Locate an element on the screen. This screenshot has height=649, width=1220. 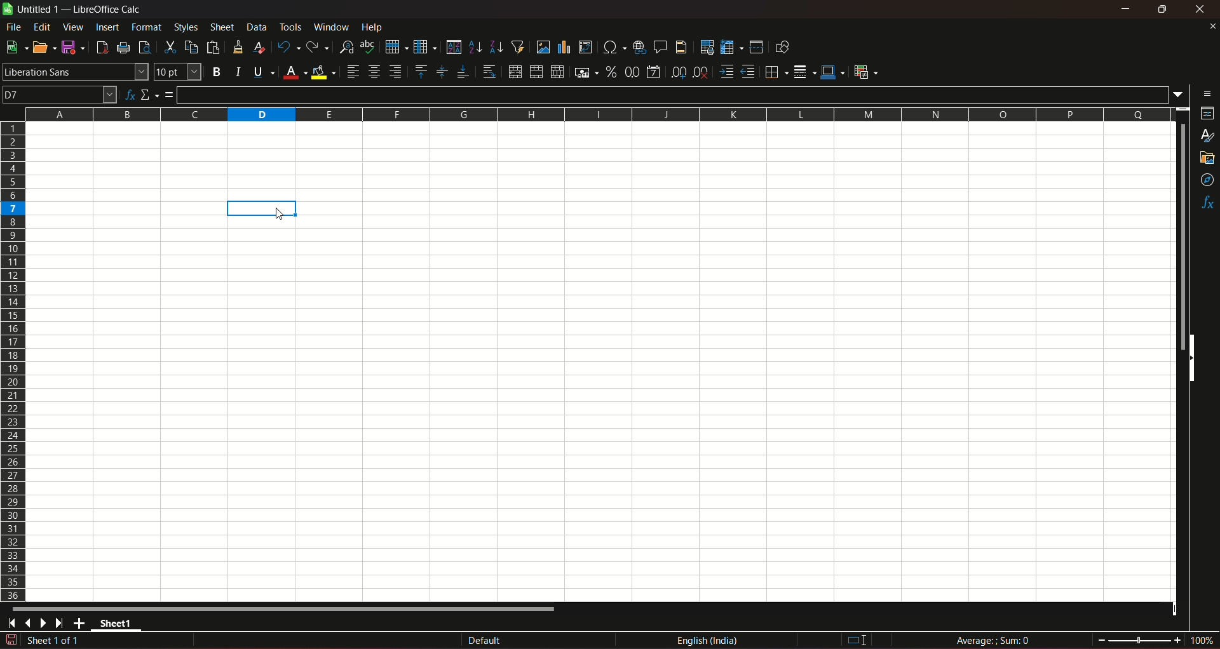
insert chart is located at coordinates (564, 48).